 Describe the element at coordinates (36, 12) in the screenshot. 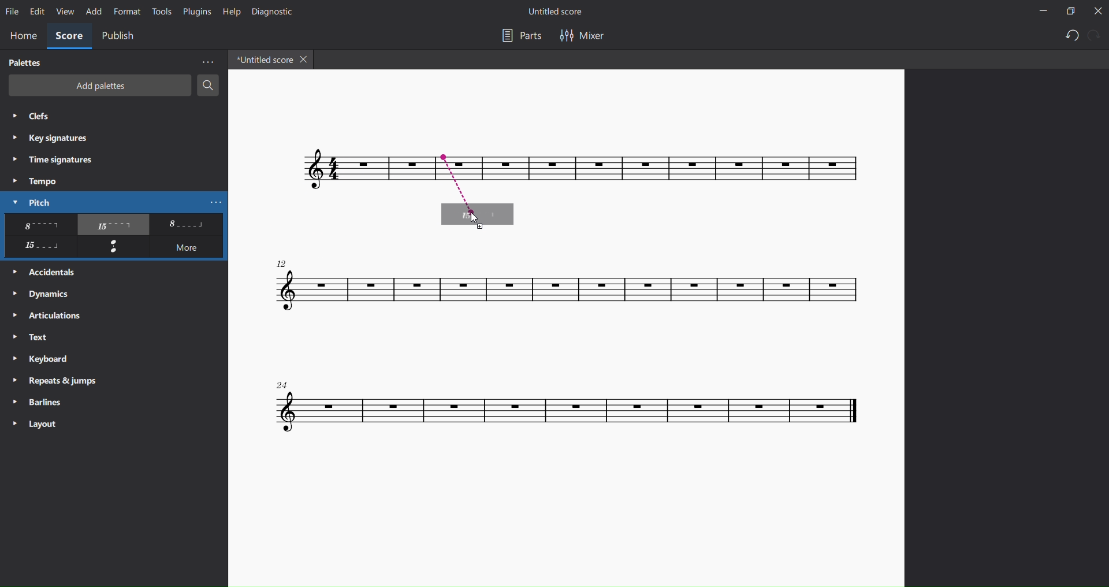

I see `edit` at that location.